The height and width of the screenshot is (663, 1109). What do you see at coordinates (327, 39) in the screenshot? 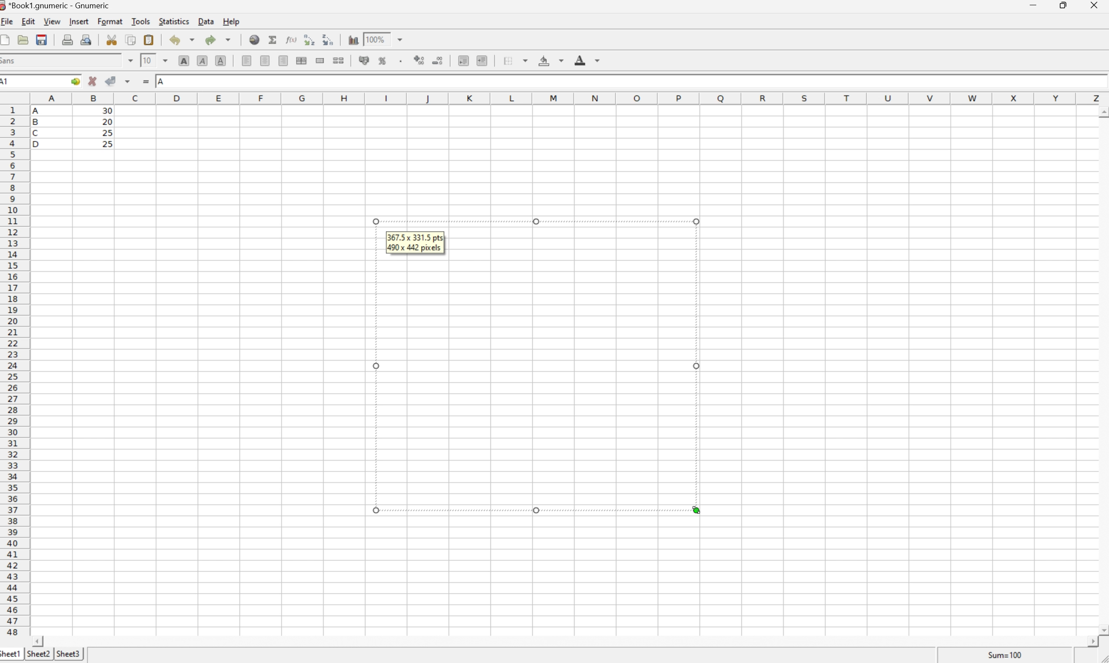
I see `Sort the selected region in descending order based on the first column selected` at bounding box center [327, 39].